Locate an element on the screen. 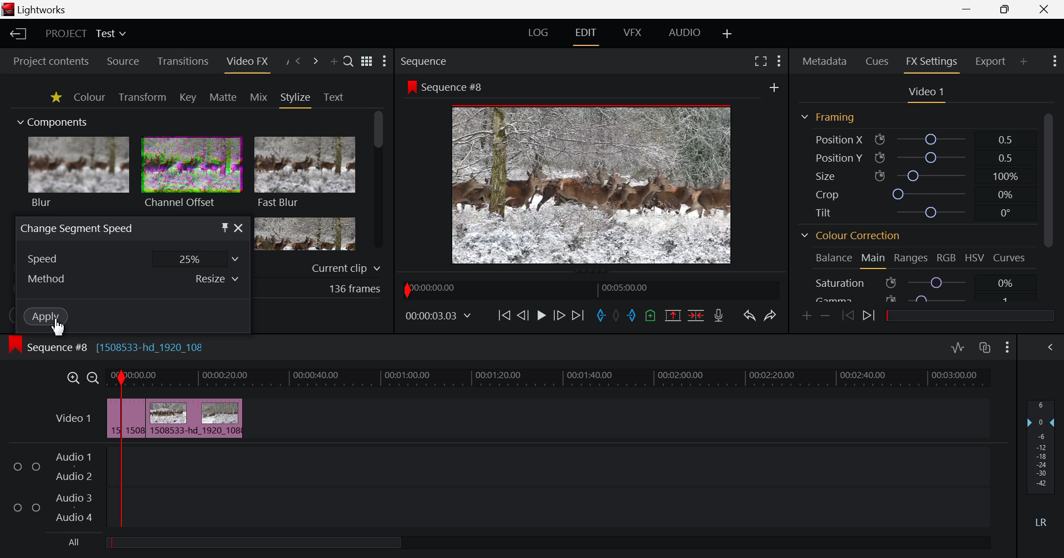 Image resolution: width=1064 pixels, height=558 pixels. Cursor on Clipped Sequence is located at coordinates (132, 418).